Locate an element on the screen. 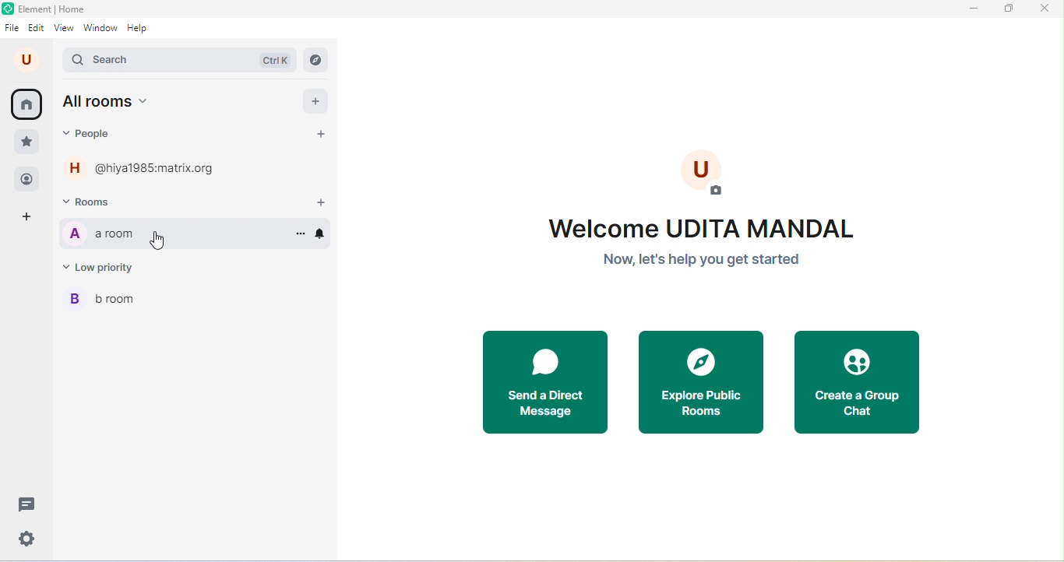  welcome udita mandal now, let's help you get started is located at coordinates (694, 247).